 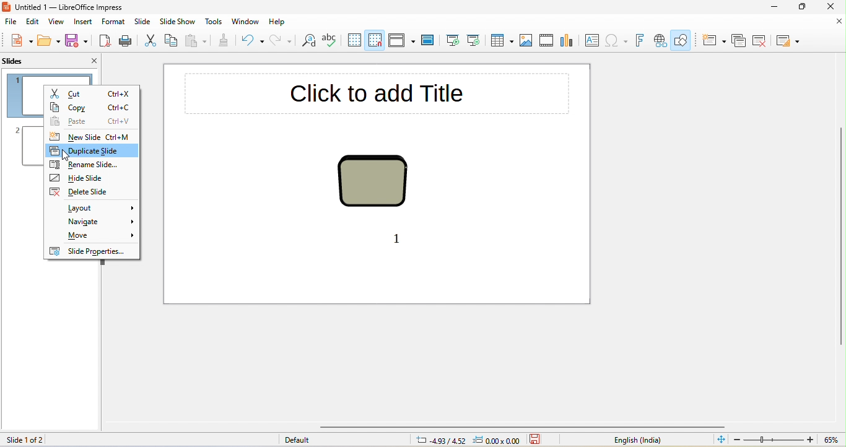 I want to click on delete slide, so click(x=83, y=193).